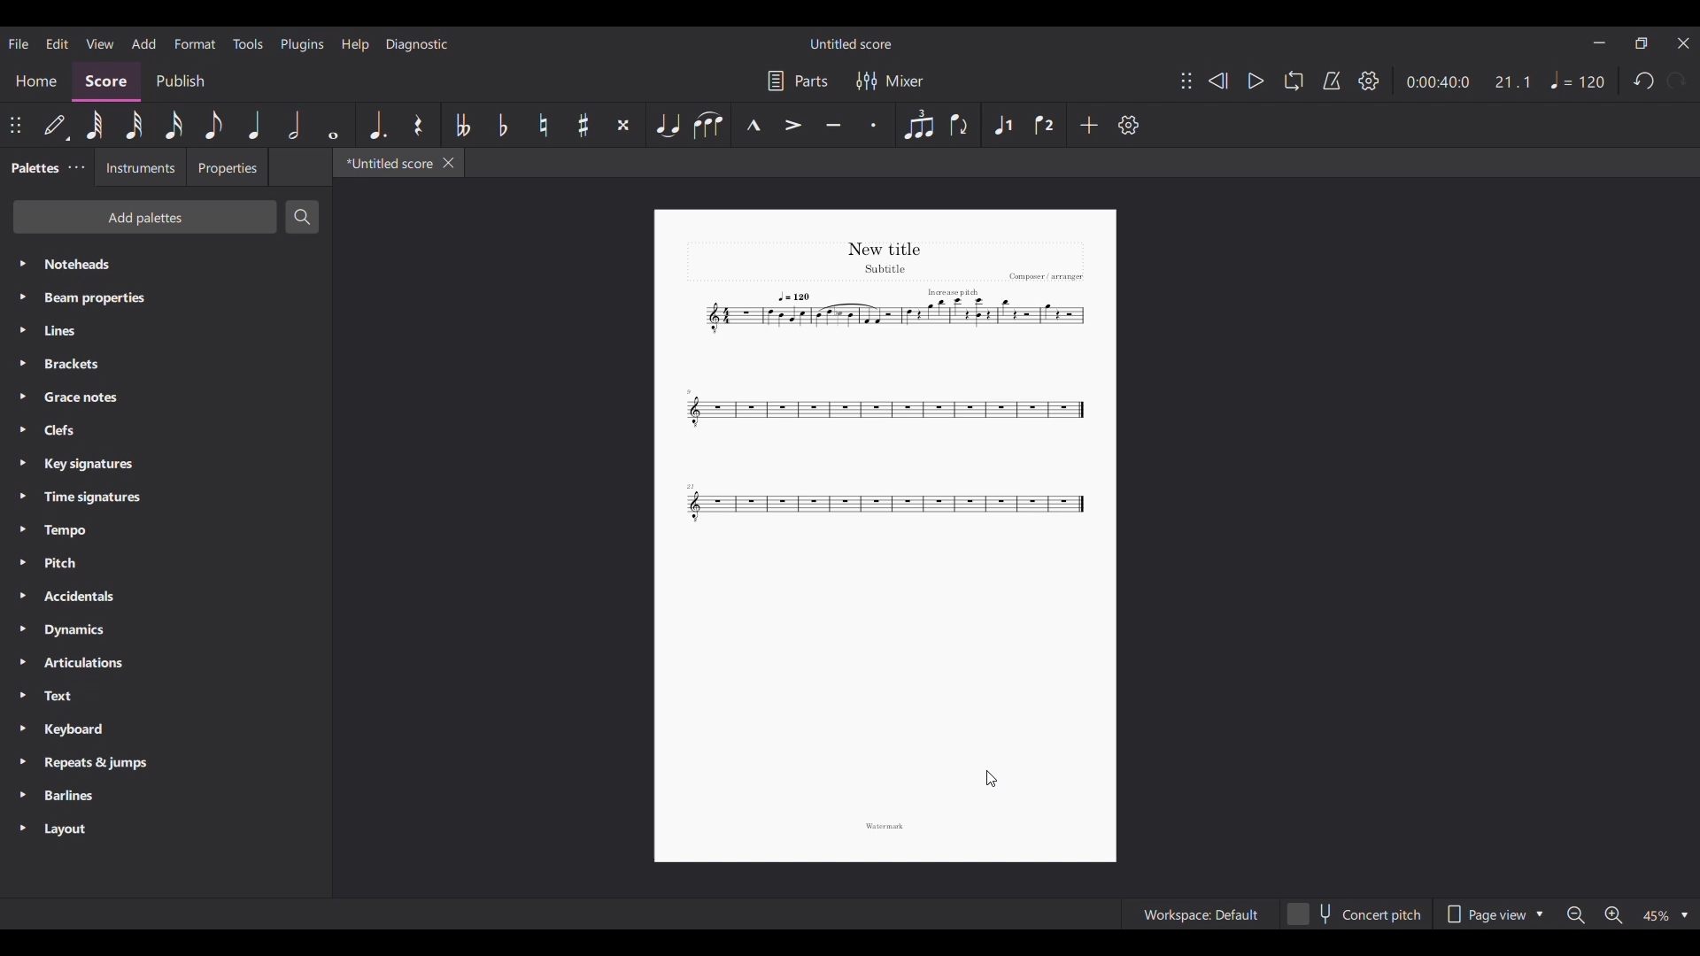 Image resolution: width=1700 pixels, height=956 pixels. Describe the element at coordinates (57, 126) in the screenshot. I see `Default` at that location.